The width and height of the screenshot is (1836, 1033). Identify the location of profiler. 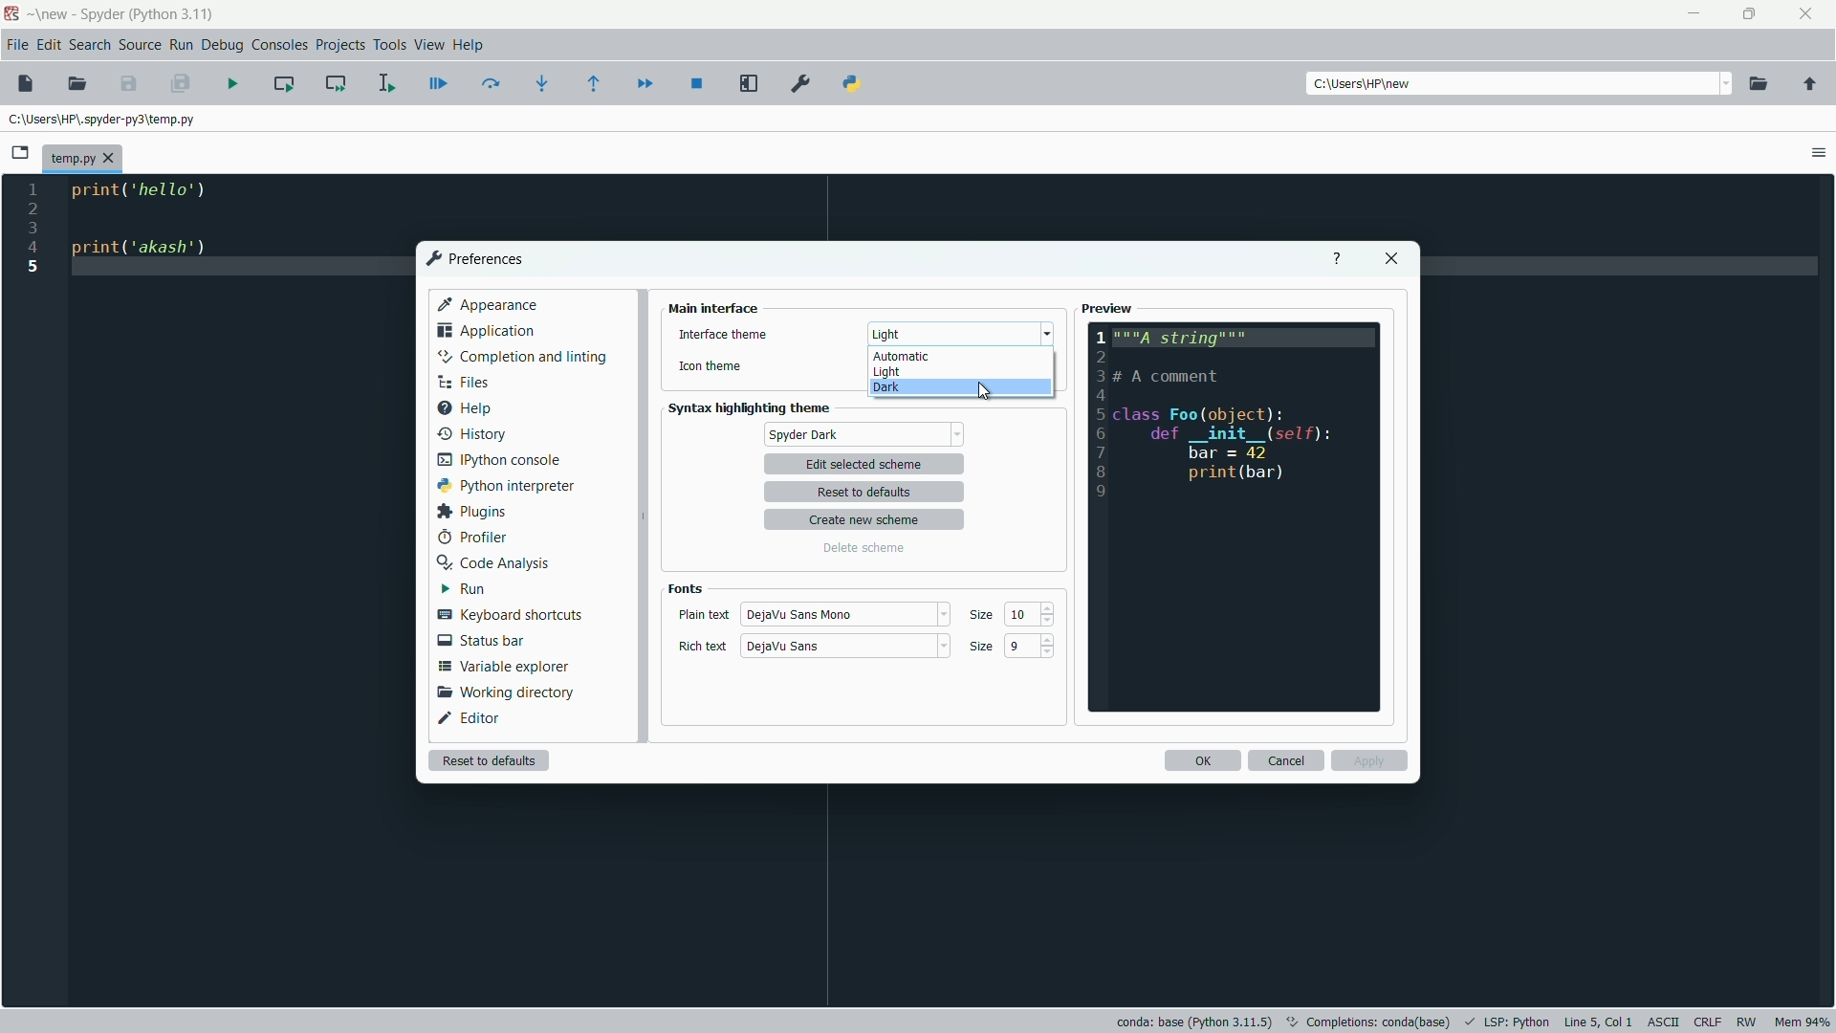
(470, 538).